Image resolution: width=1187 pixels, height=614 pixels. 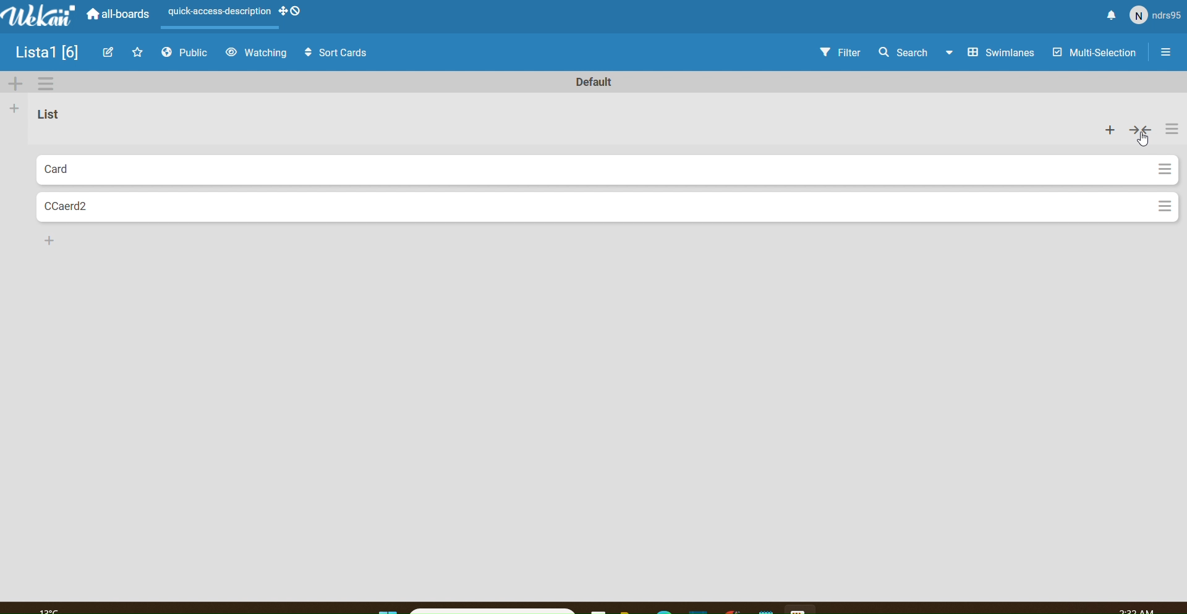 I want to click on desktop drag handles, so click(x=292, y=12).